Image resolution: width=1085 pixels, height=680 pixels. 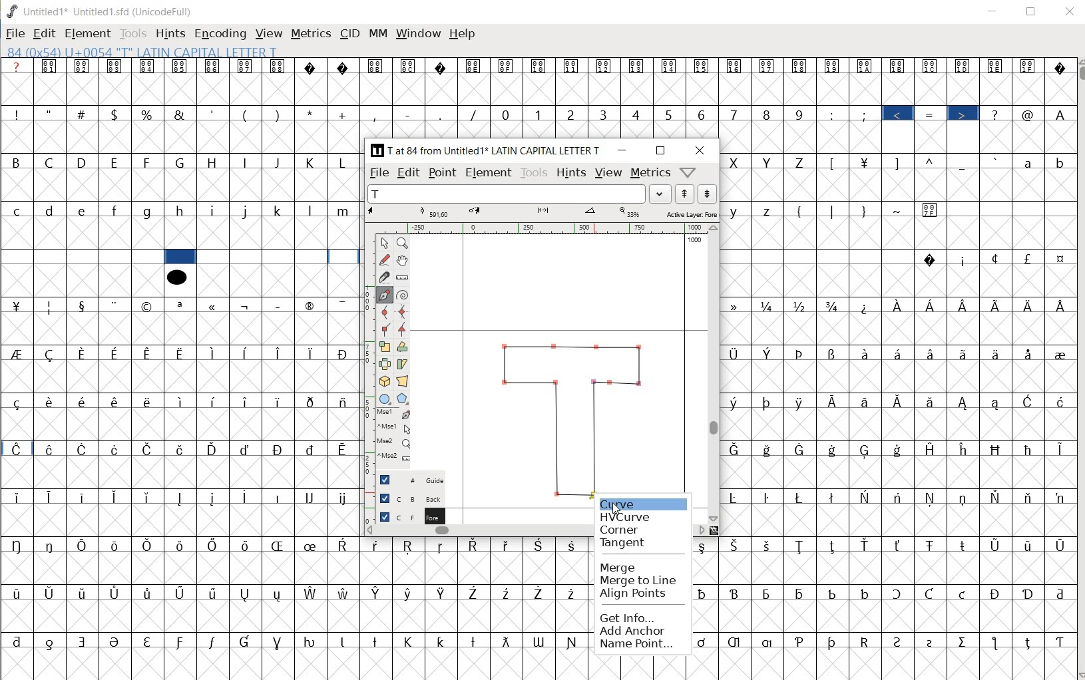 What do you see at coordinates (1058, 594) in the screenshot?
I see `Symbol` at bounding box center [1058, 594].